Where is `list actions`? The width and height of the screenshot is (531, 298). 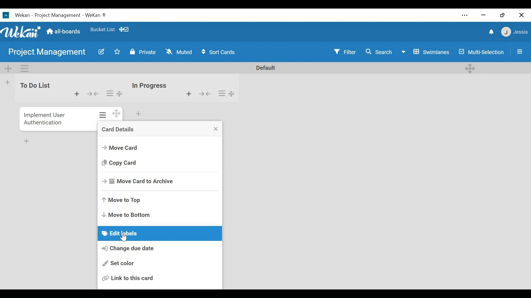 list actions is located at coordinates (222, 94).